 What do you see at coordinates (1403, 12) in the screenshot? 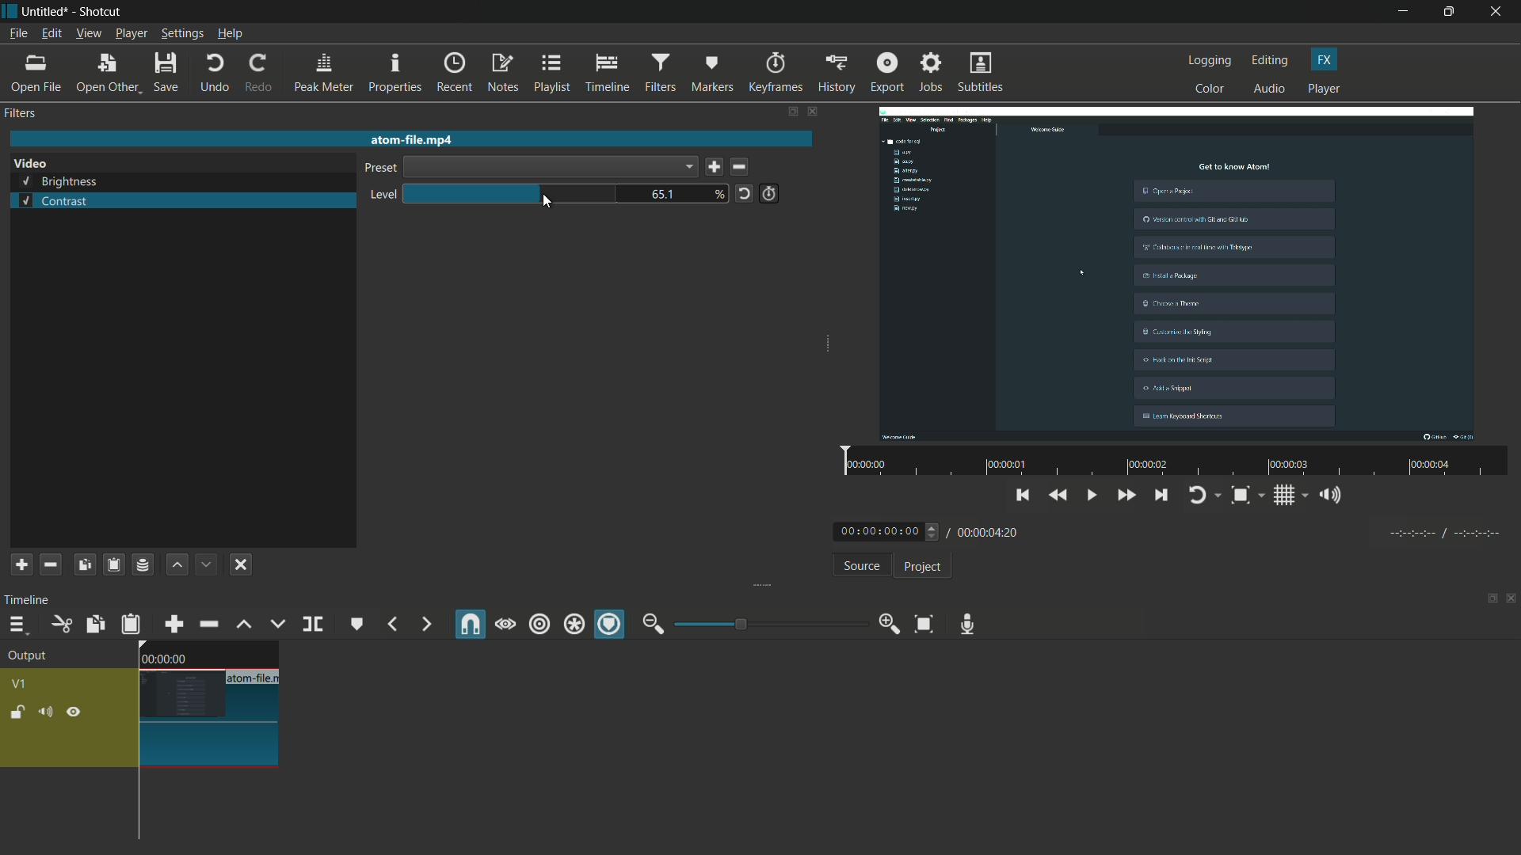
I see `minimize` at bounding box center [1403, 12].